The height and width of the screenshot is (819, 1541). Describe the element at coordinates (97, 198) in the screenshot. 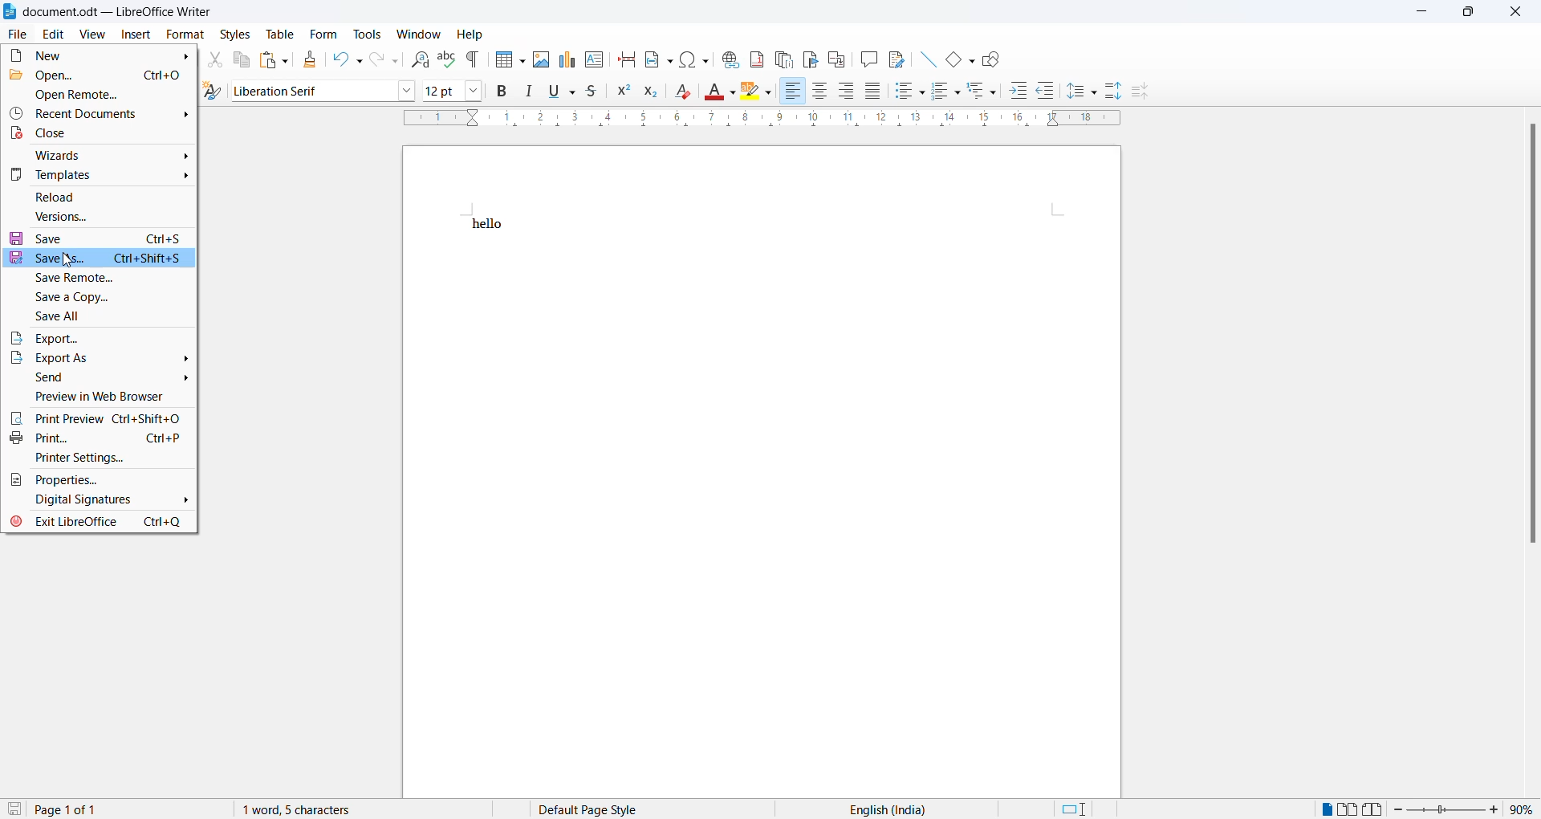

I see `Reload` at that location.